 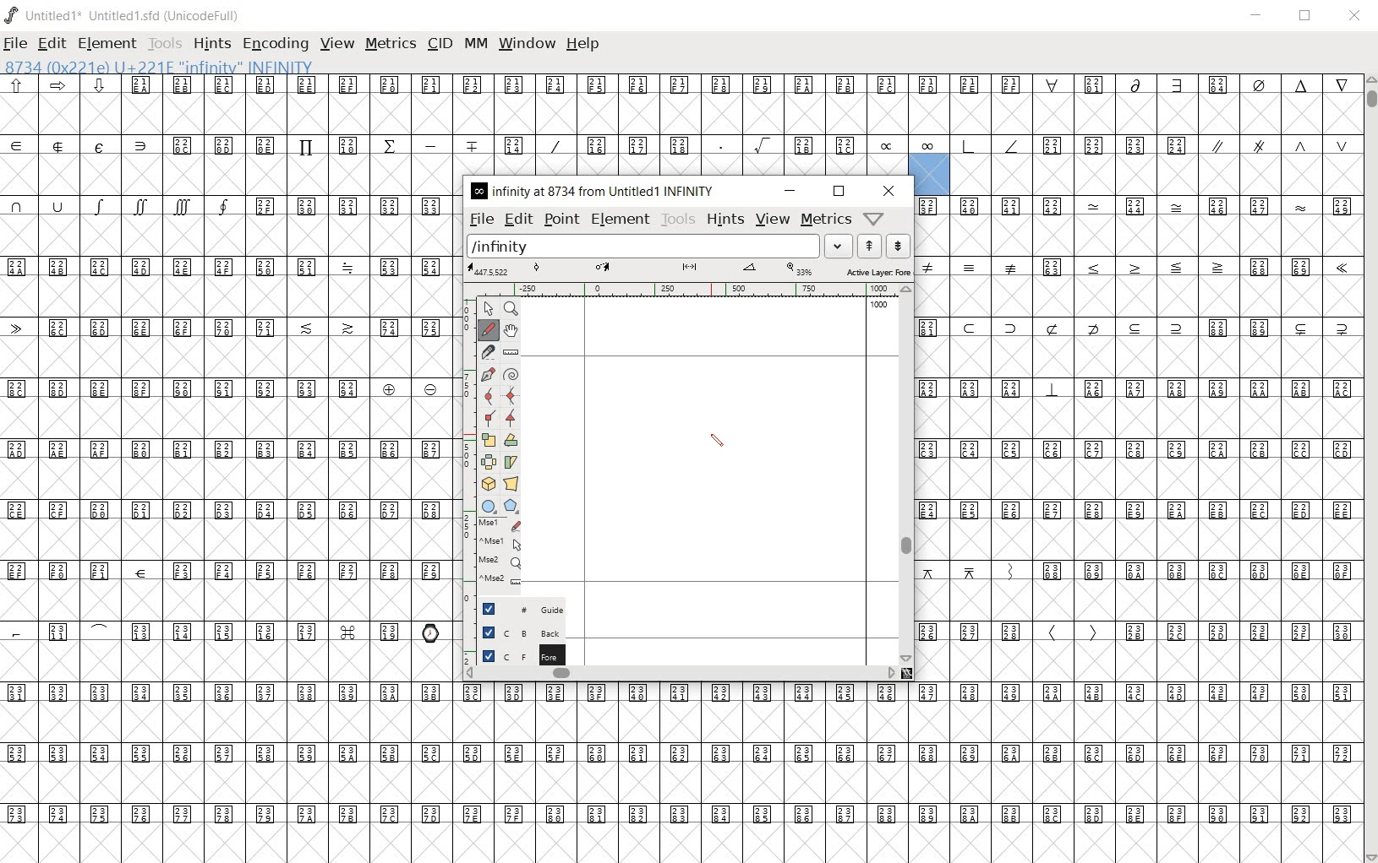 What do you see at coordinates (509, 394) in the screenshot?
I see `add a curve point always either horizontal or vertical` at bounding box center [509, 394].